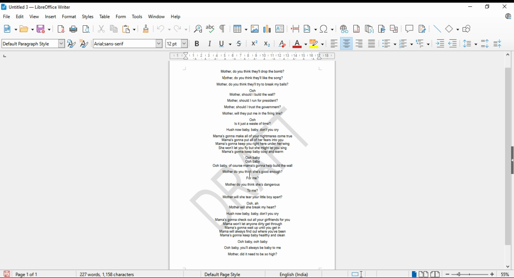 Image resolution: width=514 pixels, height=278 pixels. What do you see at coordinates (310, 29) in the screenshot?
I see `insert field` at bounding box center [310, 29].